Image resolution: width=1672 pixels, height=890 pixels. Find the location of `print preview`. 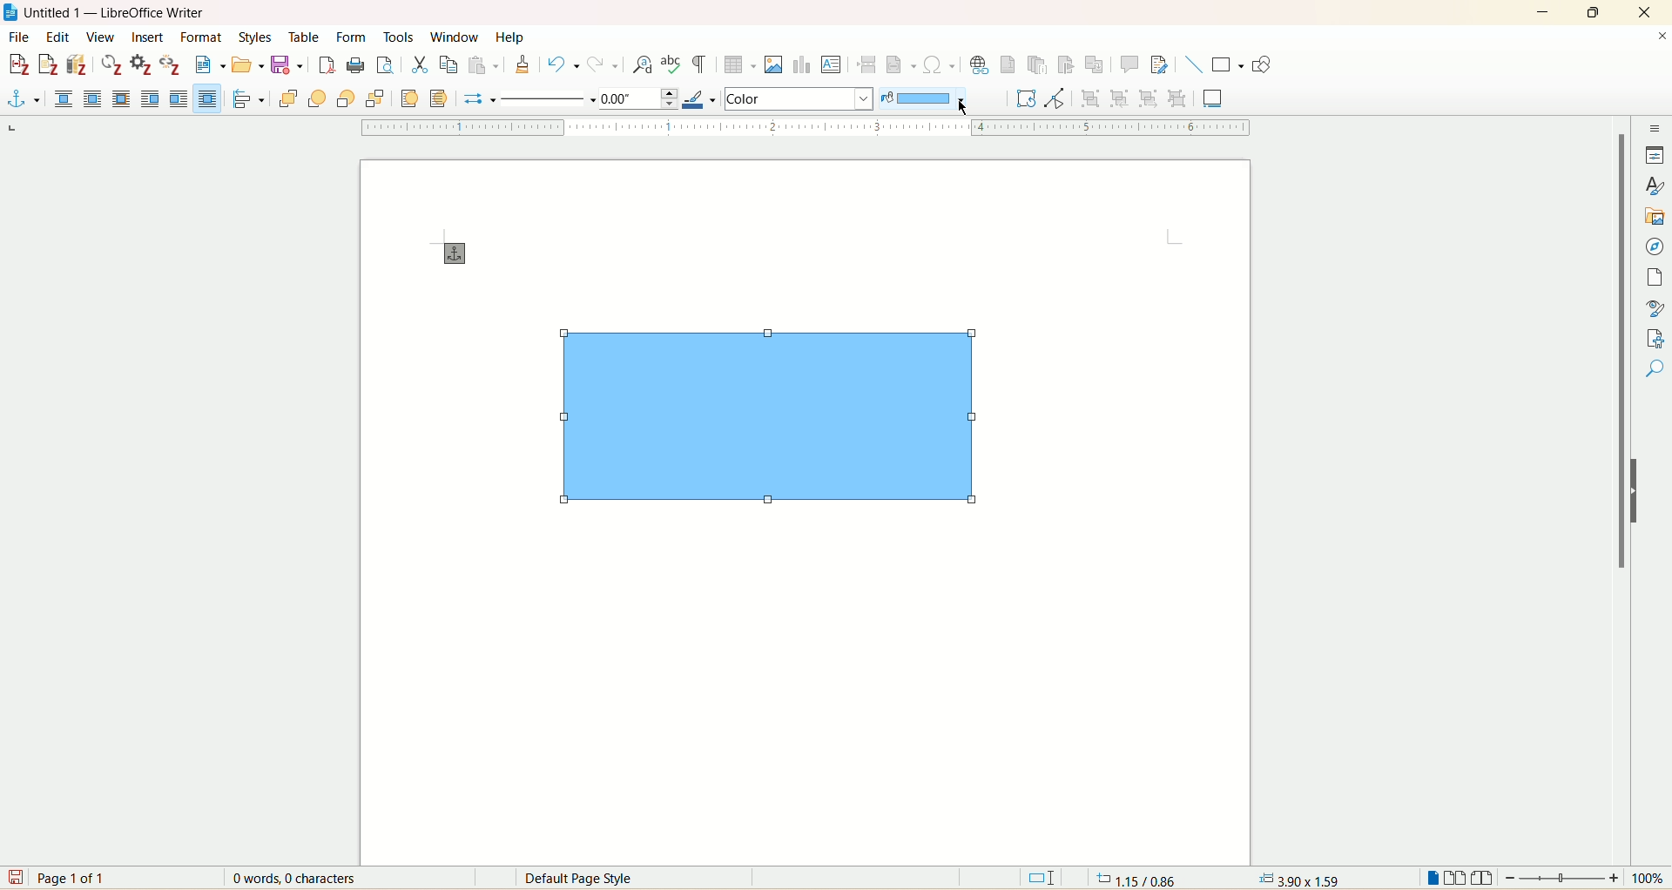

print preview is located at coordinates (384, 67).